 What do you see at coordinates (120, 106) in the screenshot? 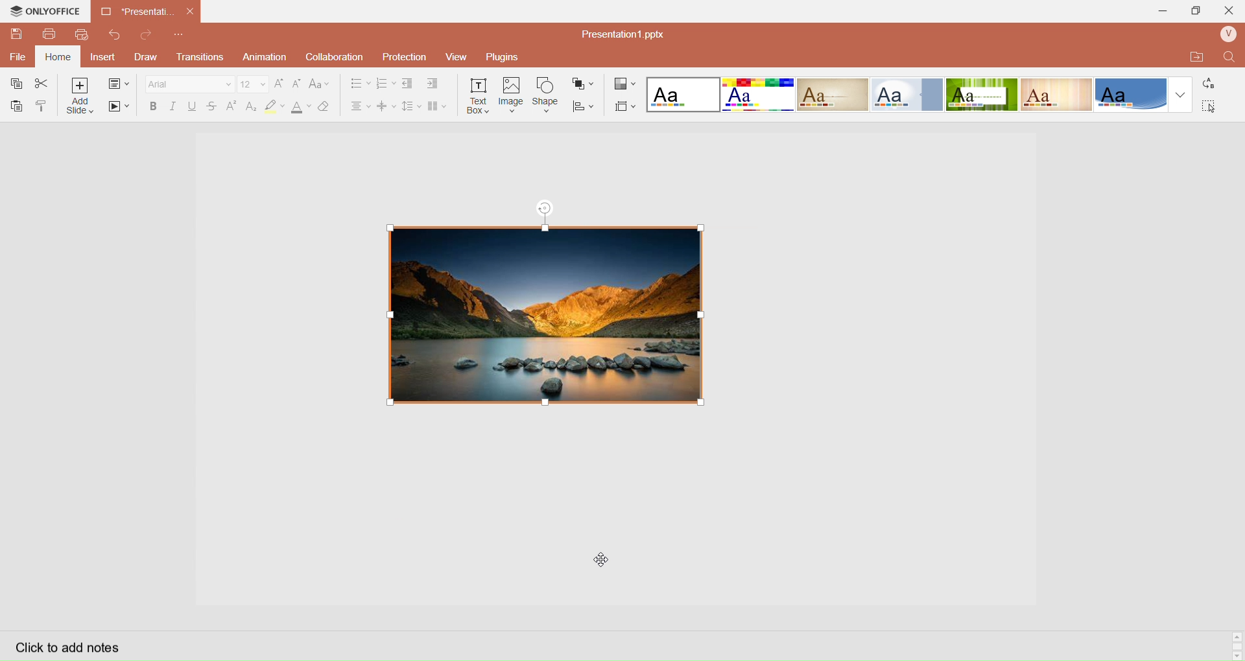
I see `Start SlideShow` at bounding box center [120, 106].